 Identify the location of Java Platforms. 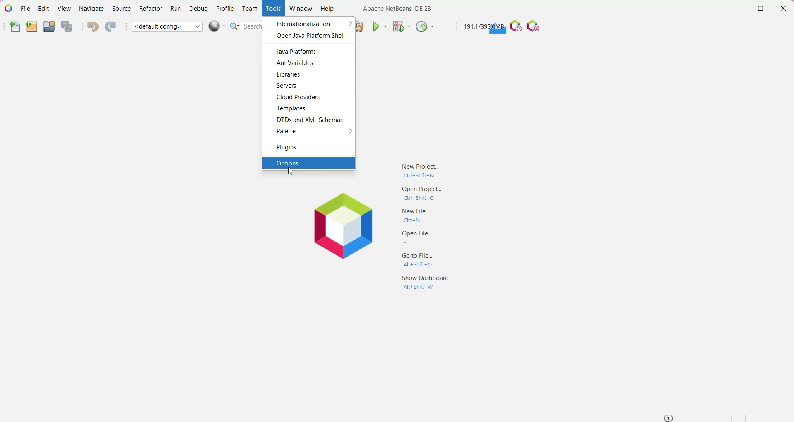
(298, 51).